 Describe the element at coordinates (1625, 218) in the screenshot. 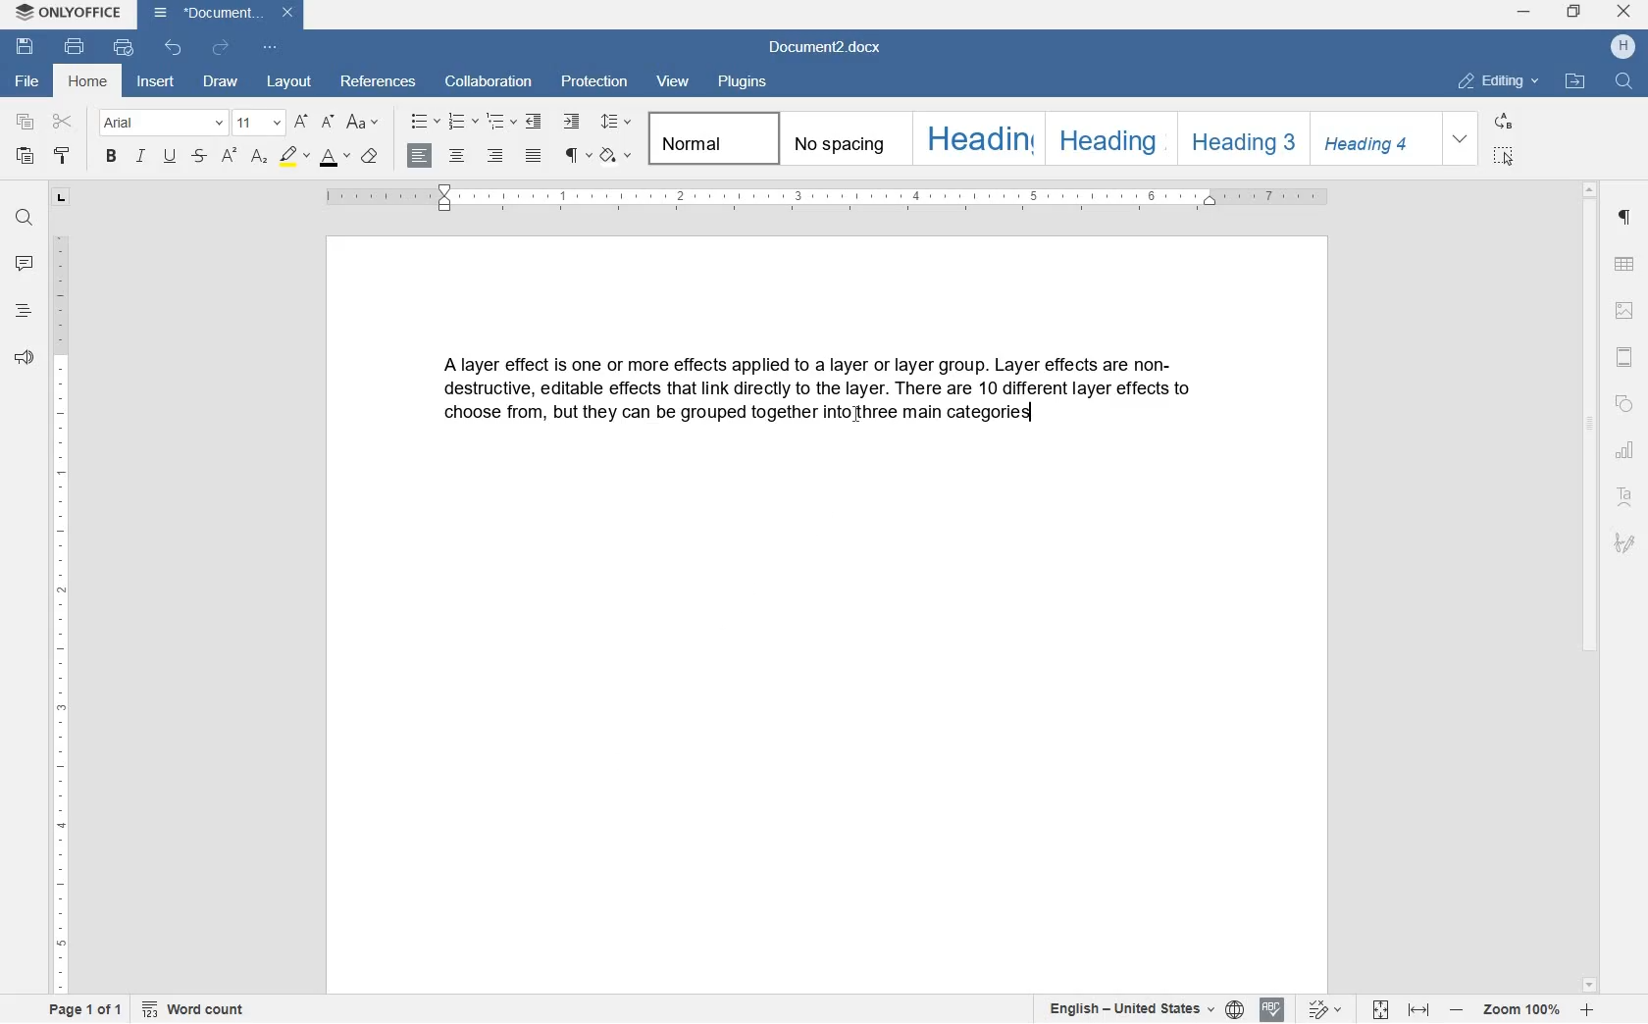

I see `paragraph setting` at that location.